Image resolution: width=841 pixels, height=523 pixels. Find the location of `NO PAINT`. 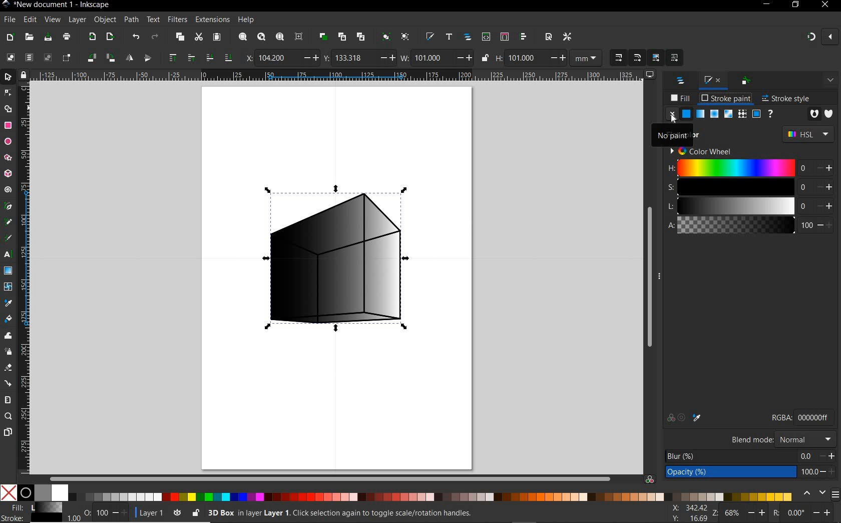

NO PAINT is located at coordinates (672, 133).